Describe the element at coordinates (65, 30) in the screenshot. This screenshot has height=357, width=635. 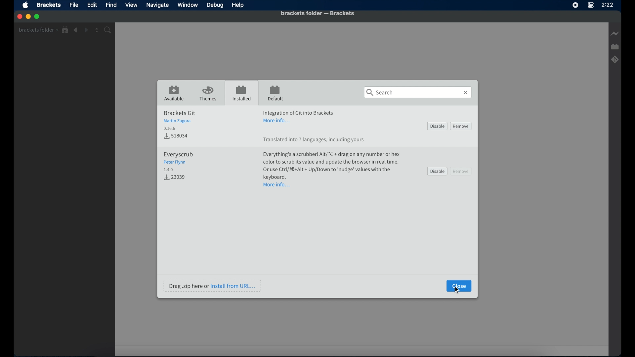
I see `show file in tree` at that location.